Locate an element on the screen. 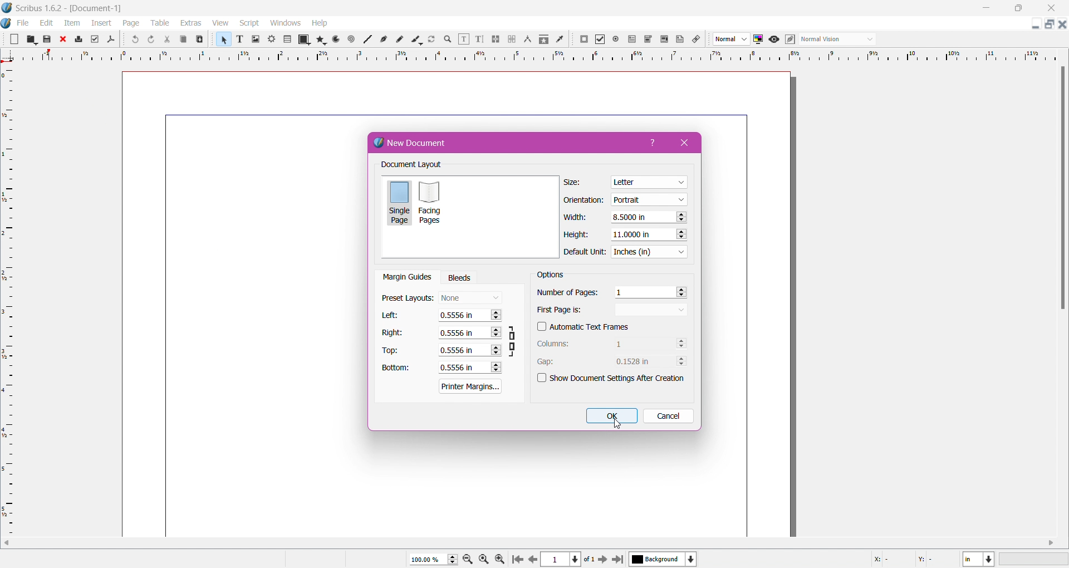  icon is located at coordinates (288, 40).